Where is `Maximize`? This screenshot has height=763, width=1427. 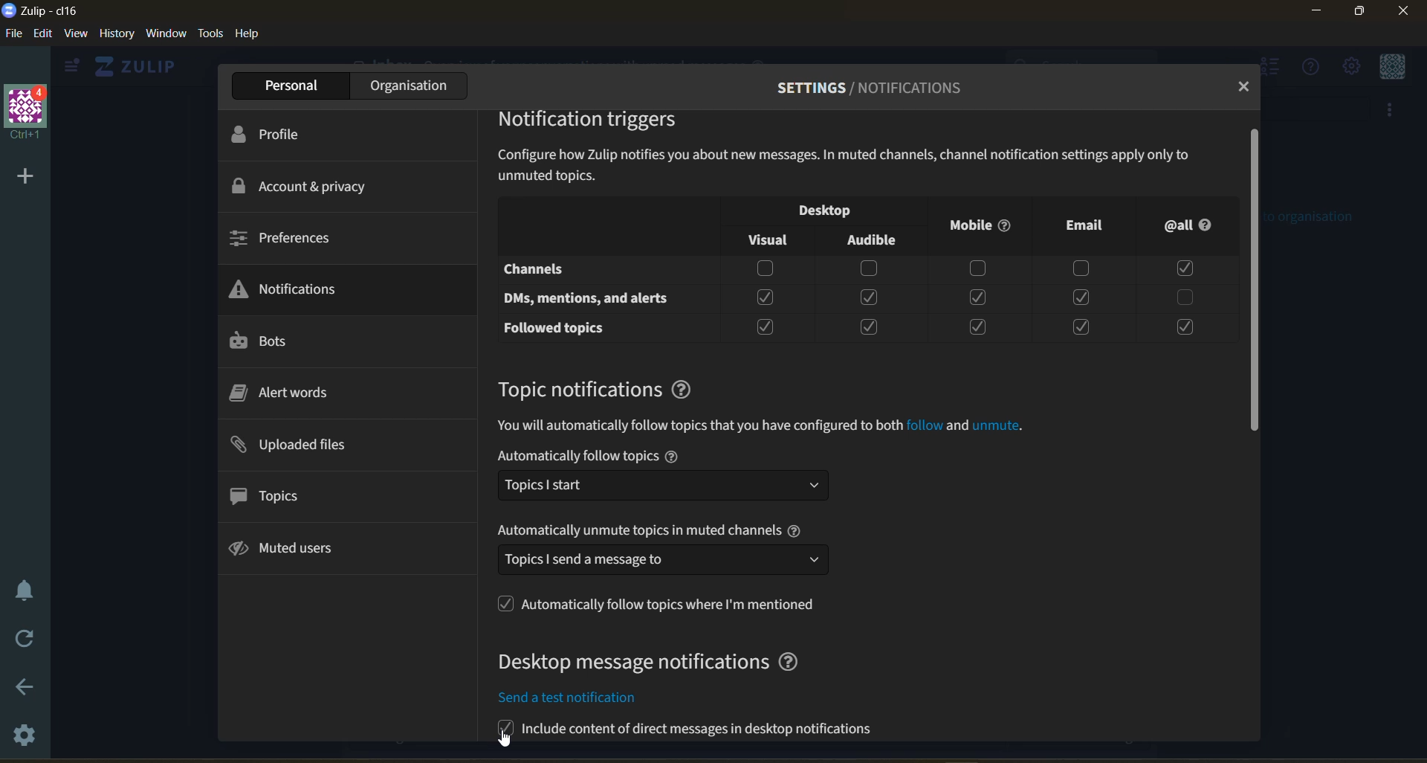
Maximize is located at coordinates (1363, 14).